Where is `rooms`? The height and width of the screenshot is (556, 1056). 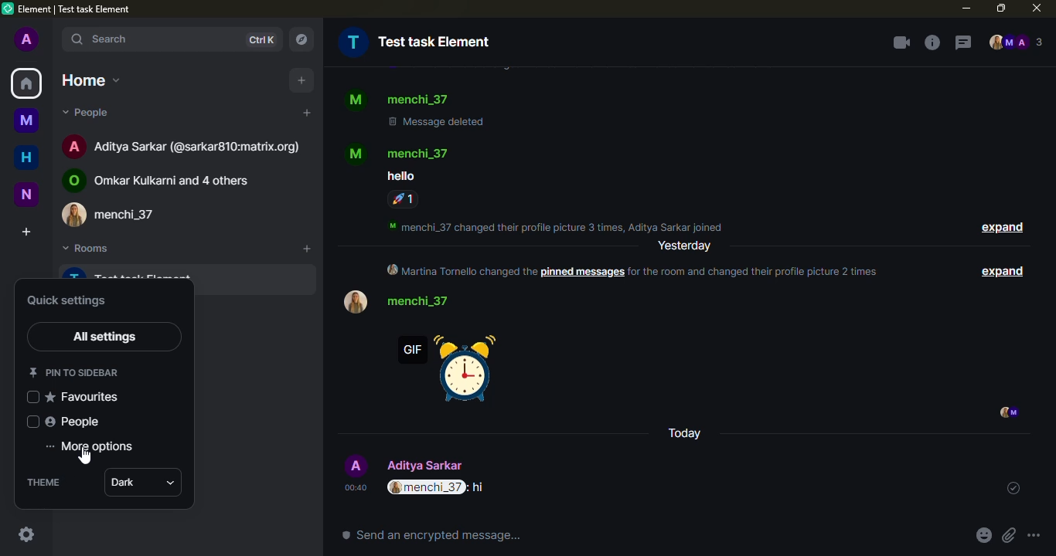
rooms is located at coordinates (85, 250).